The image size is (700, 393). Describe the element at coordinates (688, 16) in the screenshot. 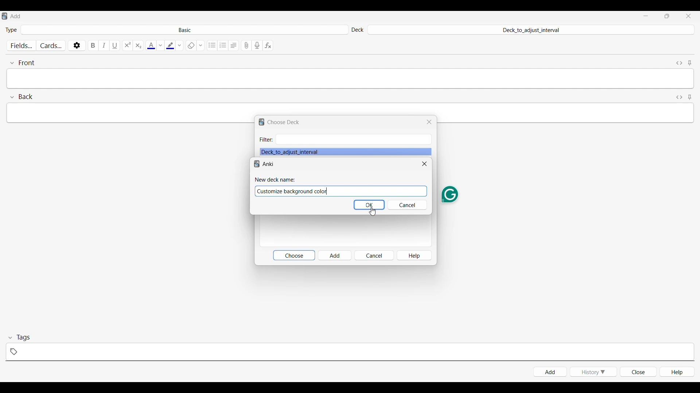

I see `Close interface` at that location.